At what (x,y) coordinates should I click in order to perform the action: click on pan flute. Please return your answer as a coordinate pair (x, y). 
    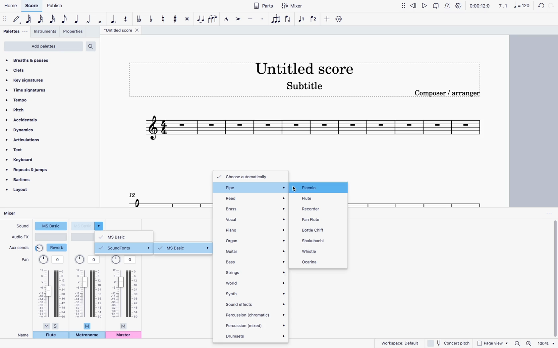
    Looking at the image, I should click on (315, 219).